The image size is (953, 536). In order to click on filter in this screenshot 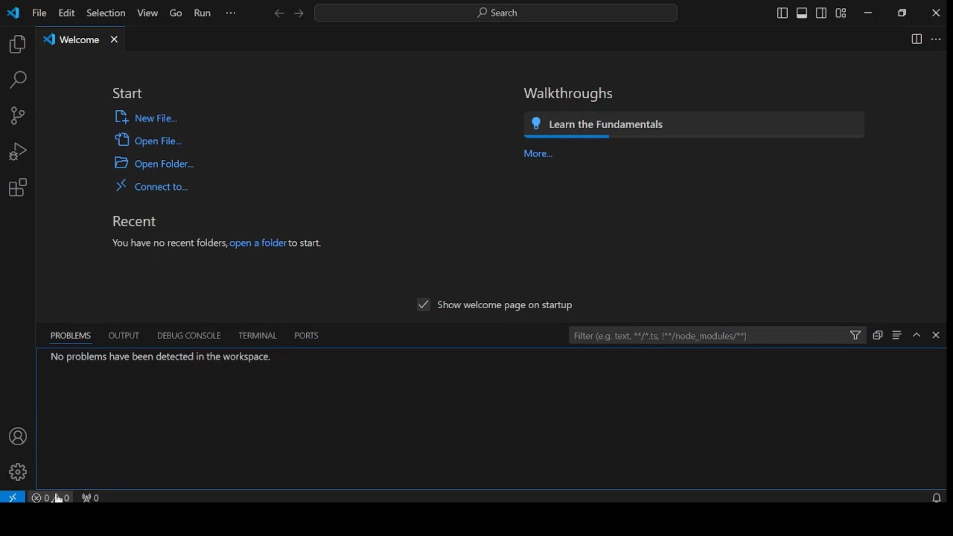, I will do `click(715, 334)`.